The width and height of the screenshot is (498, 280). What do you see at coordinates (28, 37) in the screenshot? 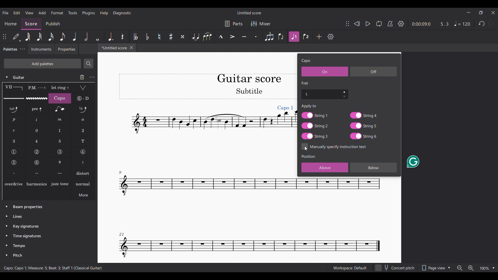
I see `64th note` at bounding box center [28, 37].